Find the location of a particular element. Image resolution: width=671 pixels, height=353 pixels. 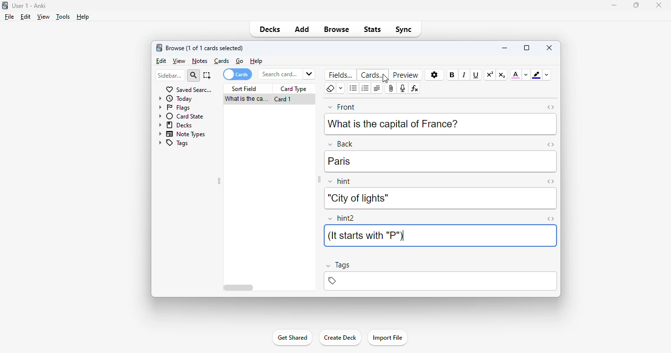

minimize is located at coordinates (615, 5).